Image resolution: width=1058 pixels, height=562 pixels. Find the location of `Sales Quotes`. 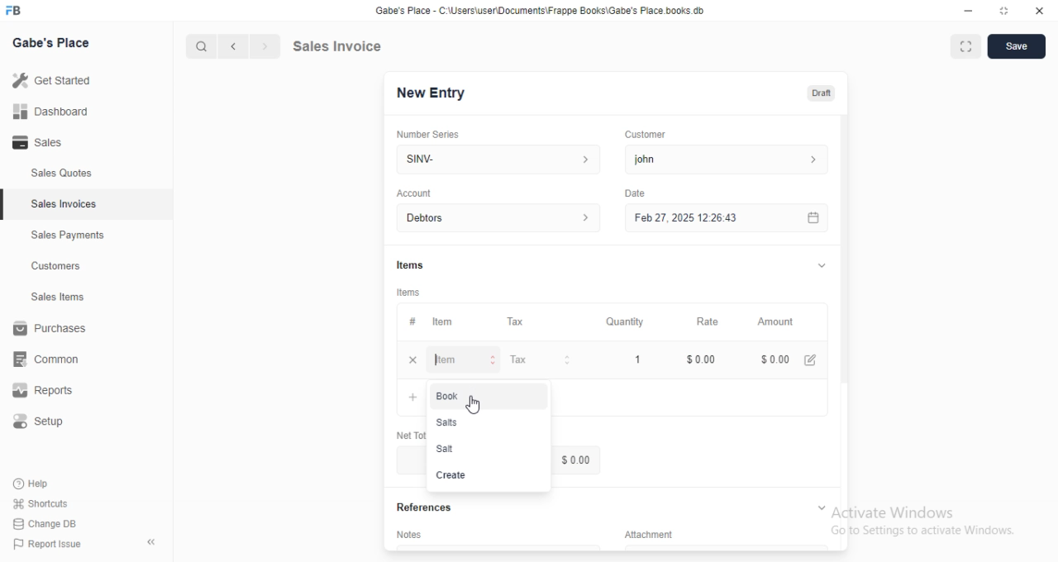

Sales Quotes is located at coordinates (61, 175).